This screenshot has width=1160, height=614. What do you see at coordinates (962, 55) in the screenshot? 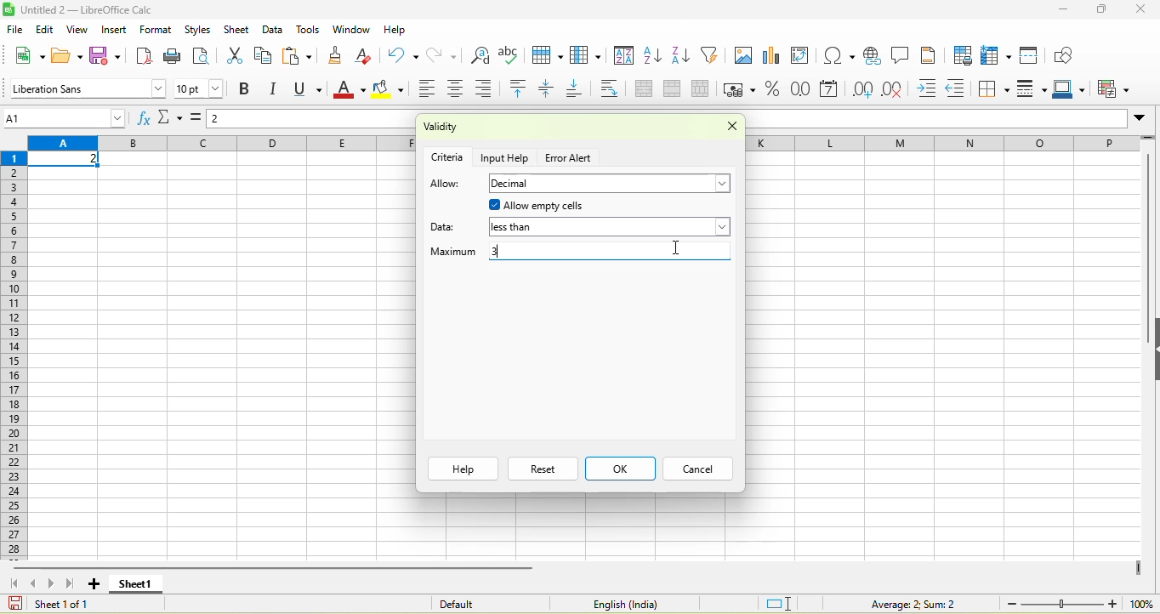
I see `define print area` at bounding box center [962, 55].